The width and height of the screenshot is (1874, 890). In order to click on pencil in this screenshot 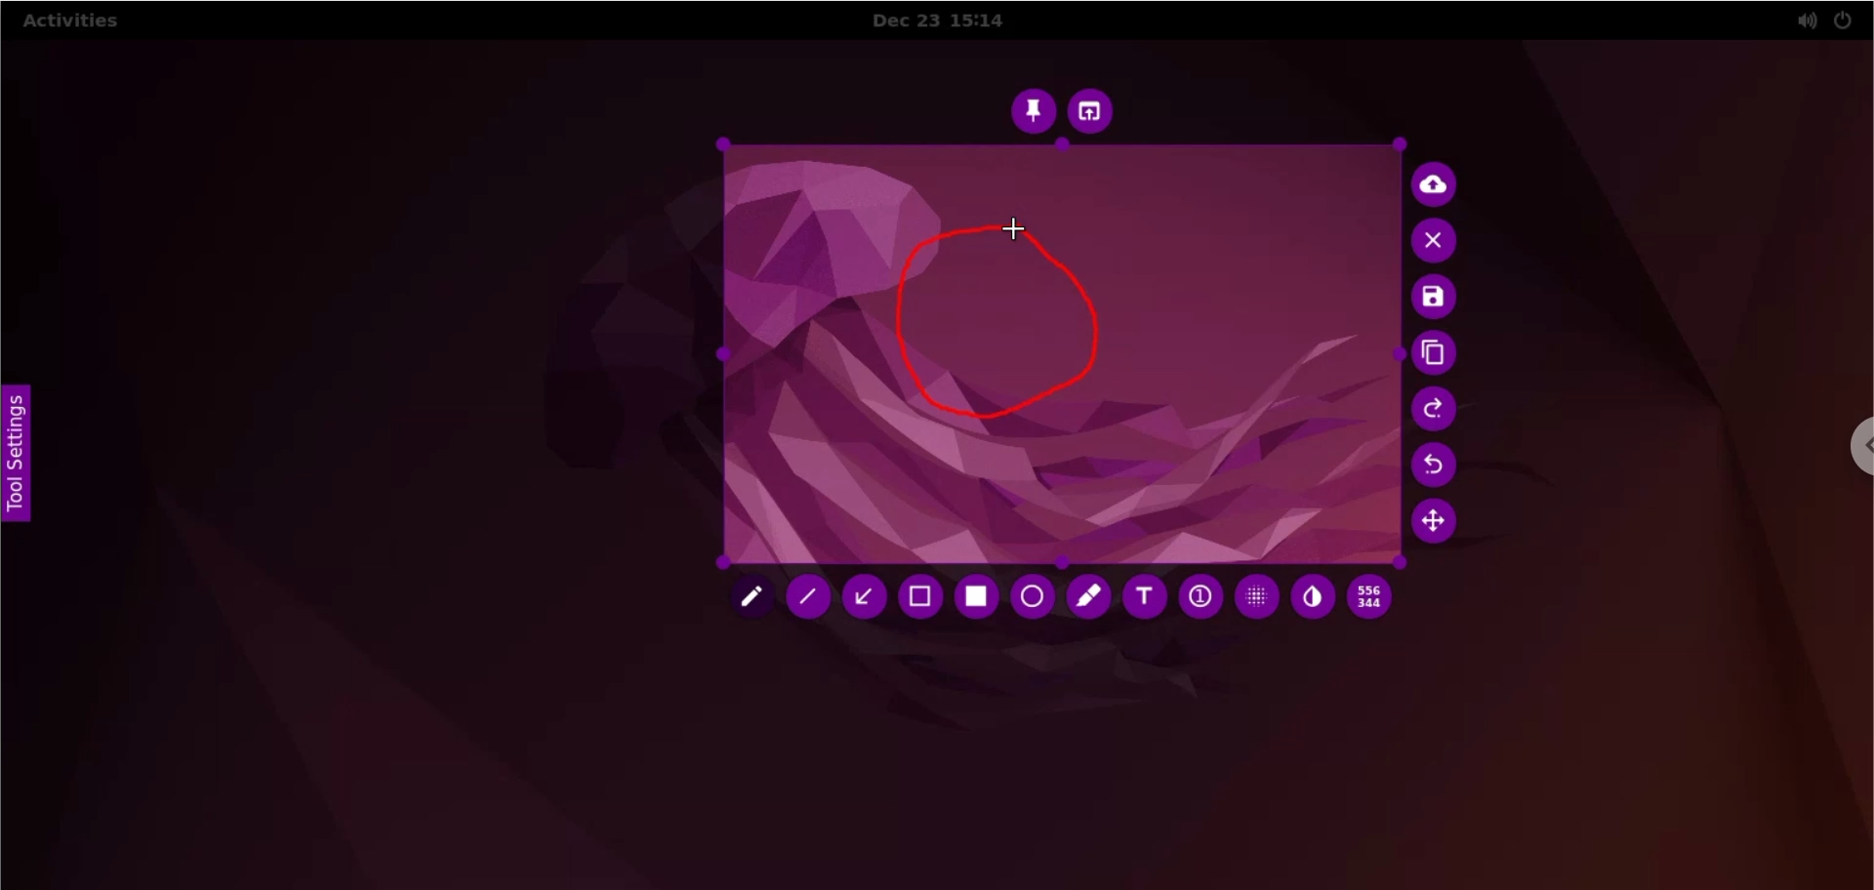, I will do `click(749, 597)`.